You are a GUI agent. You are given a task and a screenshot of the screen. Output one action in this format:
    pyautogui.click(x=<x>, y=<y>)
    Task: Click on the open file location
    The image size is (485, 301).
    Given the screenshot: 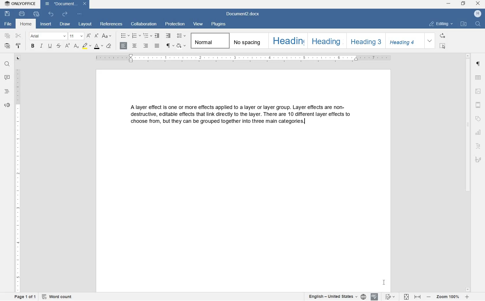 What is the action you would take?
    pyautogui.click(x=464, y=24)
    